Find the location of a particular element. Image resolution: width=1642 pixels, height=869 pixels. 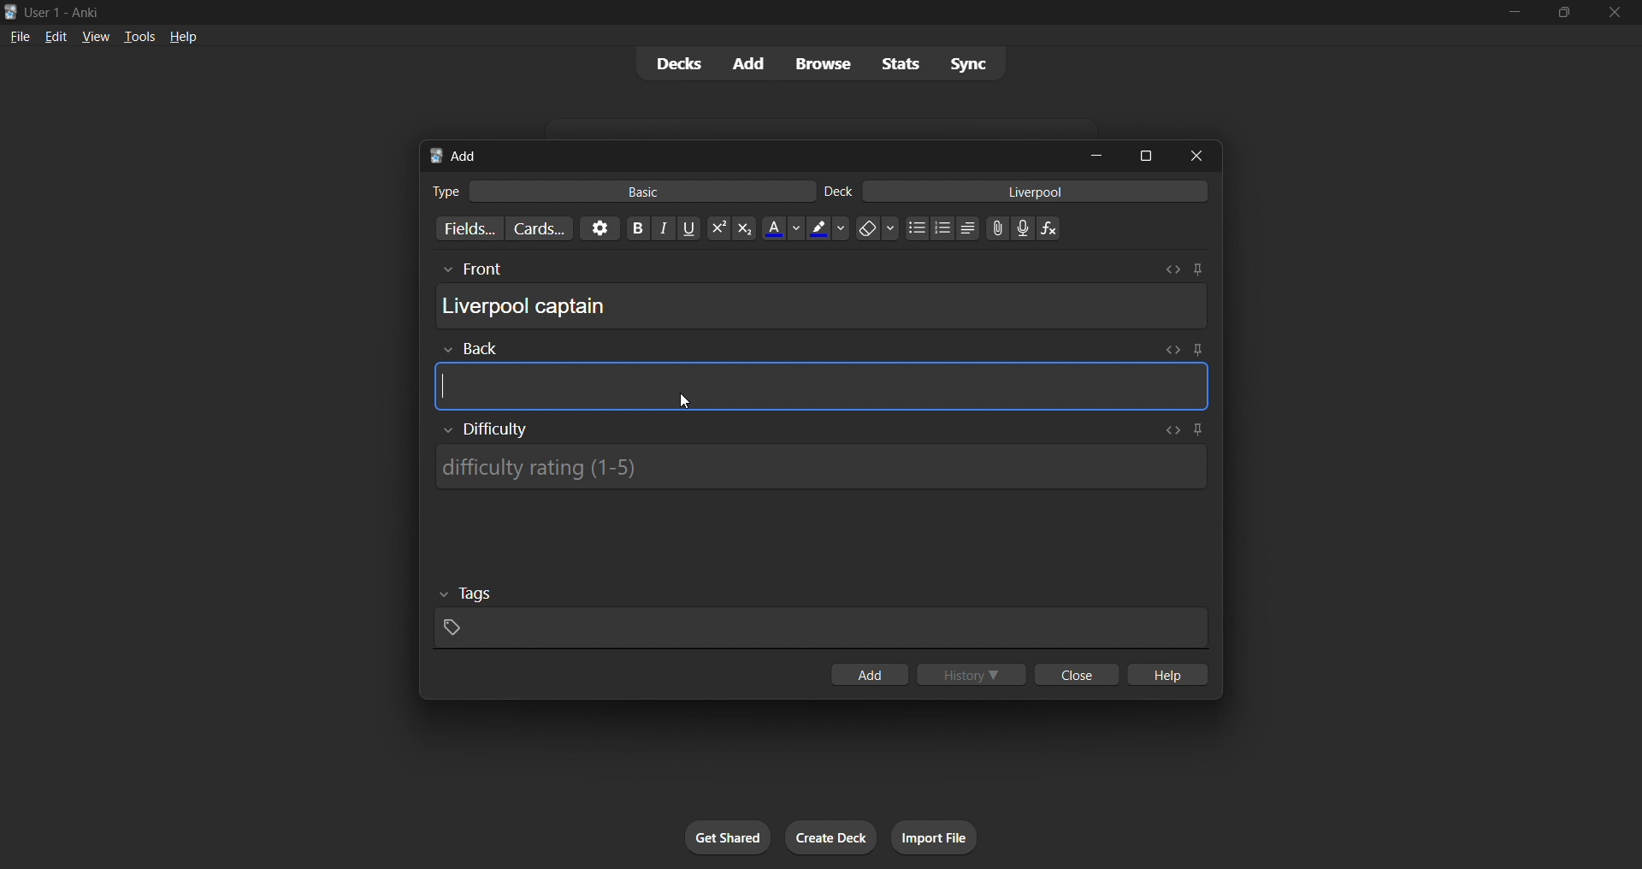

Unordered list is located at coordinates (916, 228).